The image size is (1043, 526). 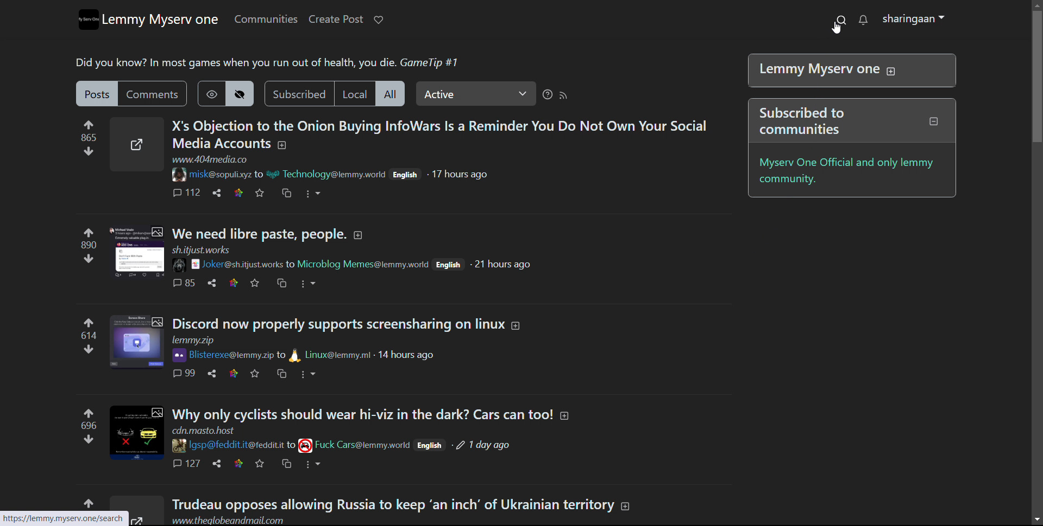 I want to click on communities, so click(x=265, y=19).